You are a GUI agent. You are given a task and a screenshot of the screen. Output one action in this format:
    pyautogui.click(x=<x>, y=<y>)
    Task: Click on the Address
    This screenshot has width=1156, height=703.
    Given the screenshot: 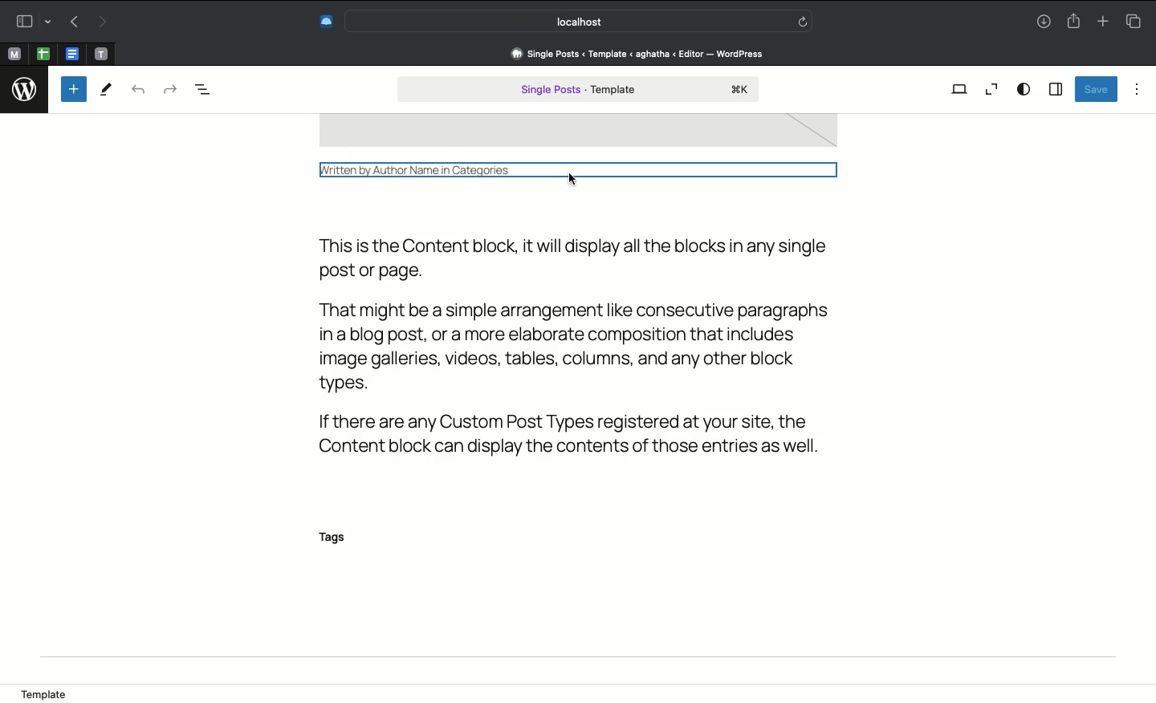 What is the action you would take?
    pyautogui.click(x=635, y=53)
    